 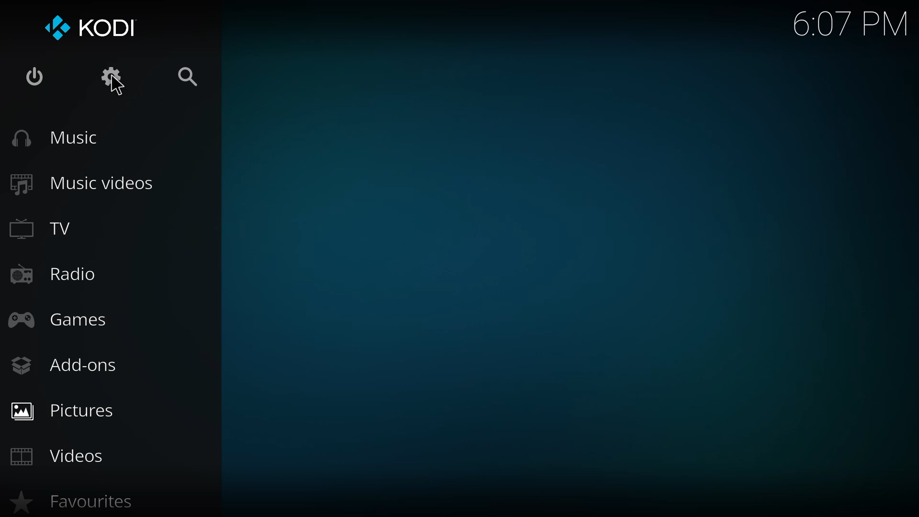 I want to click on music videos, so click(x=84, y=182).